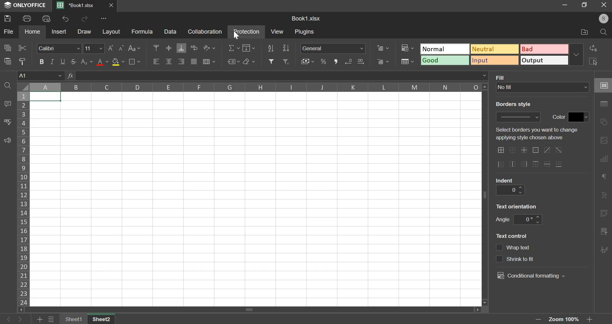 The height and width of the screenshot is (324, 612). What do you see at coordinates (8, 18) in the screenshot?
I see `save` at bounding box center [8, 18].